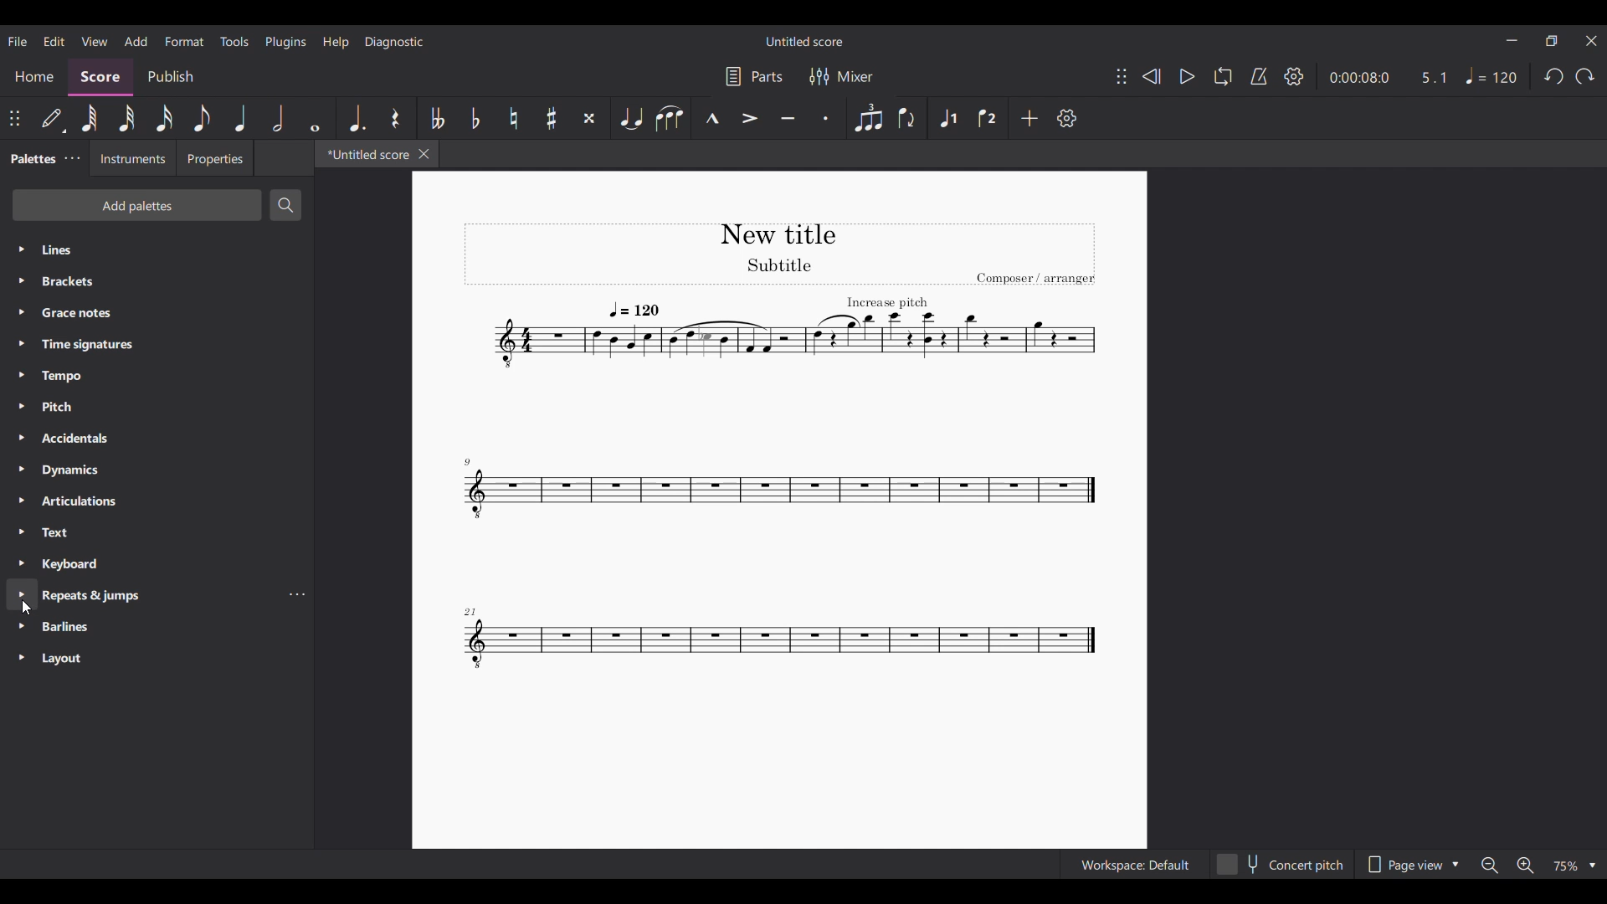 This screenshot has width=1607, height=904. What do you see at coordinates (513, 118) in the screenshot?
I see `Toggle natural` at bounding box center [513, 118].